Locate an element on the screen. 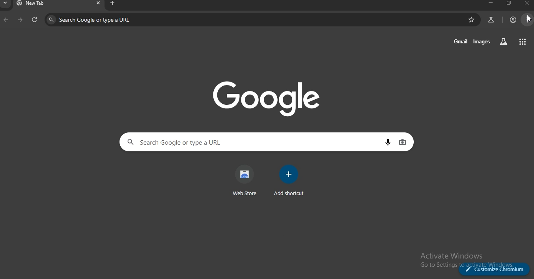 The height and width of the screenshot is (279, 534). minimize is located at coordinates (487, 3).